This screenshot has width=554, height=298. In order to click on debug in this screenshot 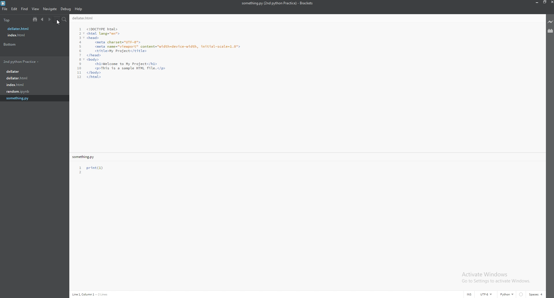, I will do `click(66, 9)`.